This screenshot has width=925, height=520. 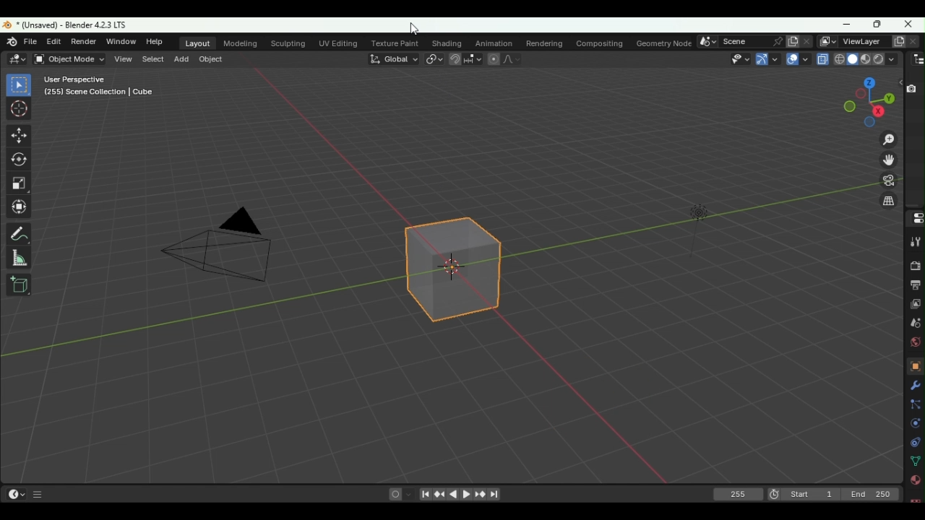 What do you see at coordinates (775, 41) in the screenshot?
I see `Pin scene to workspace` at bounding box center [775, 41].